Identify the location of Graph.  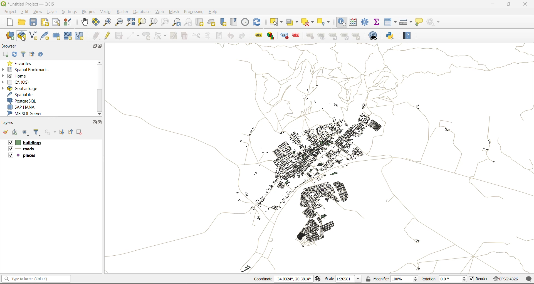
(270, 36).